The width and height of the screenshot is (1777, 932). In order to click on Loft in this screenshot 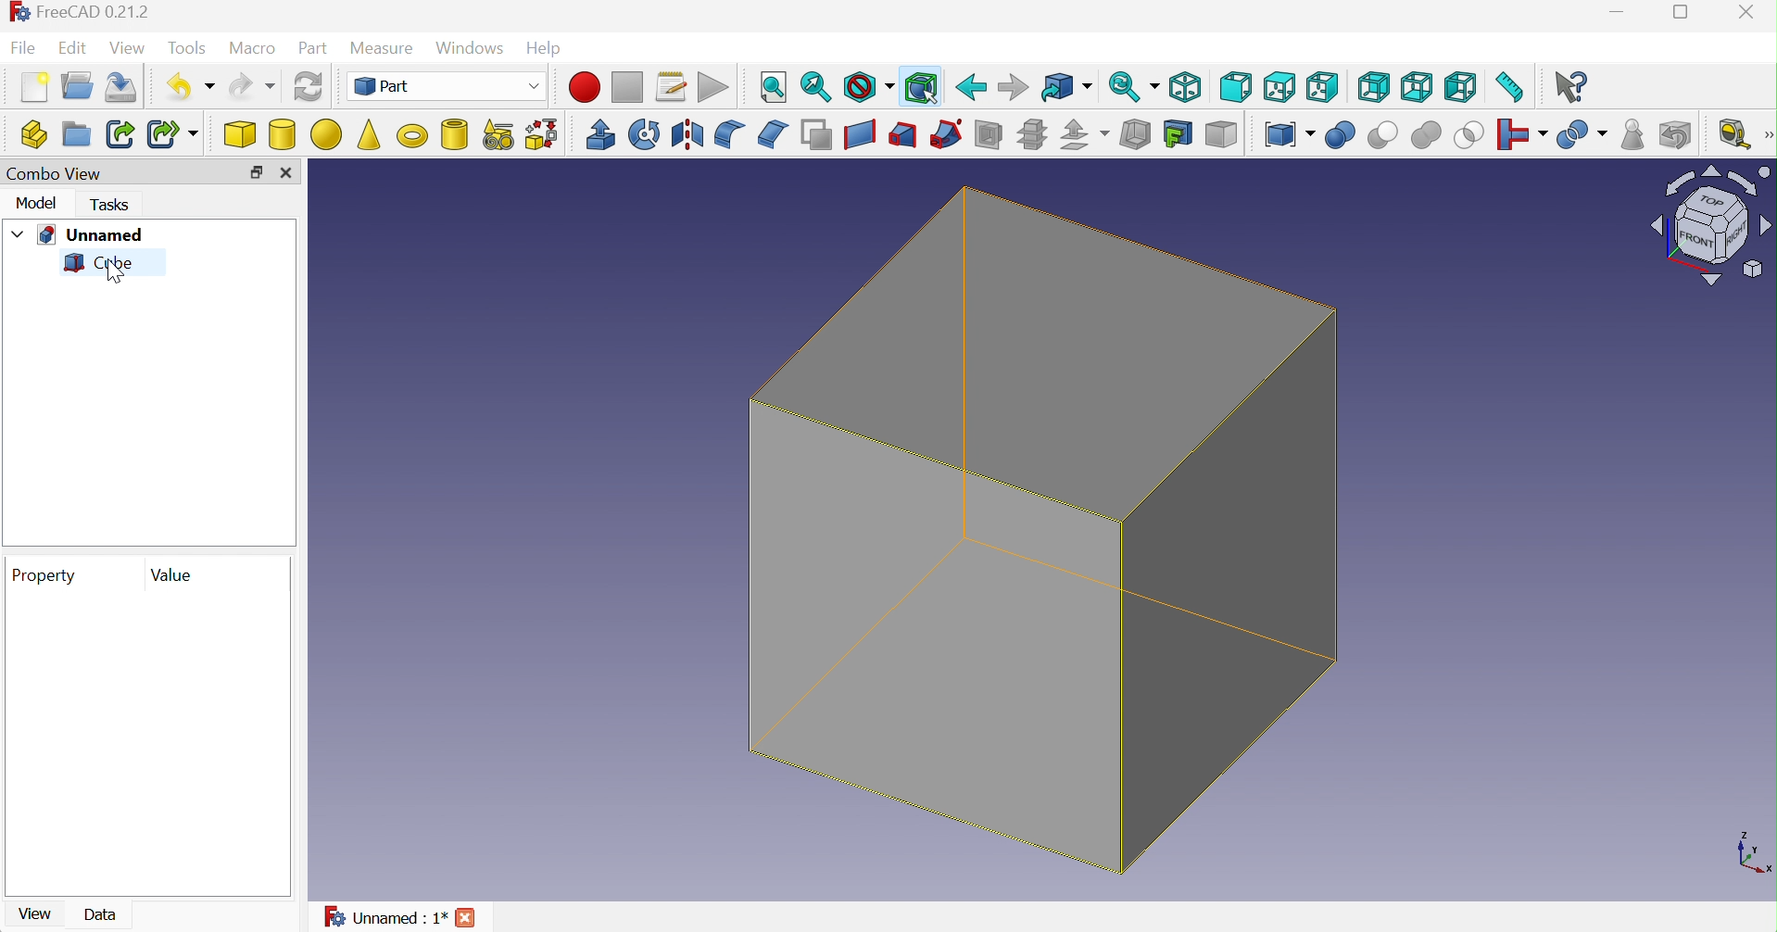, I will do `click(903, 134)`.